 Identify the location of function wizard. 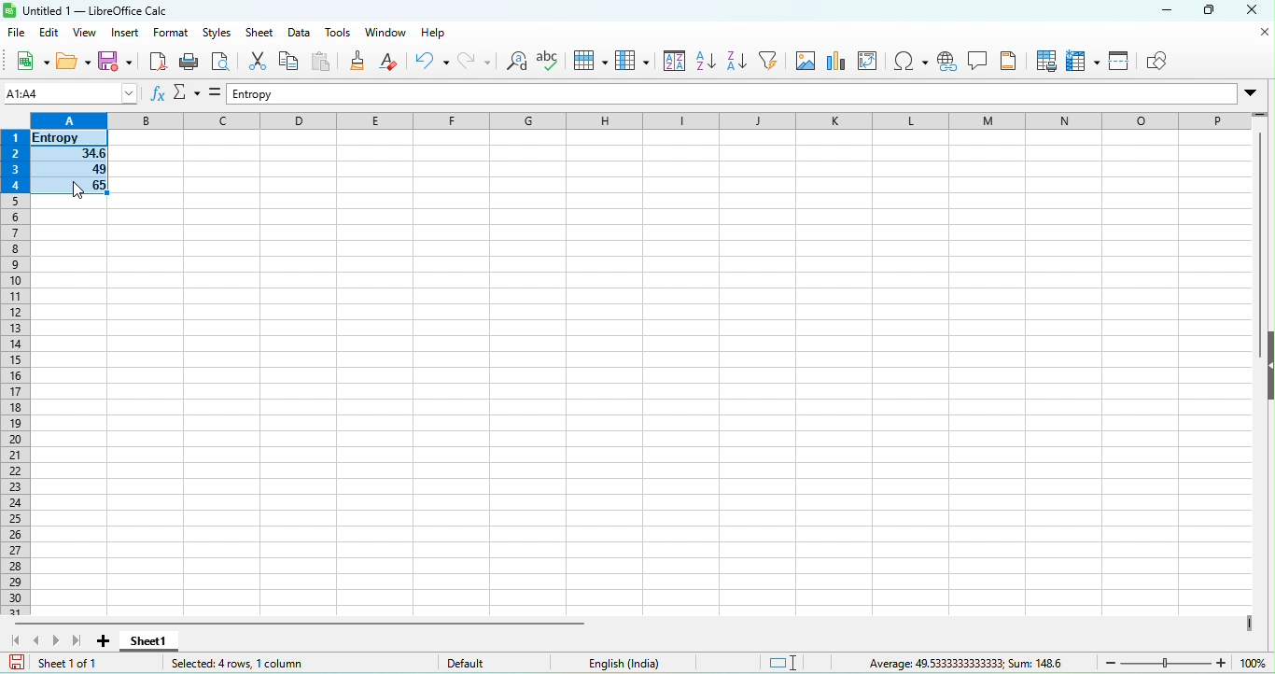
(157, 94).